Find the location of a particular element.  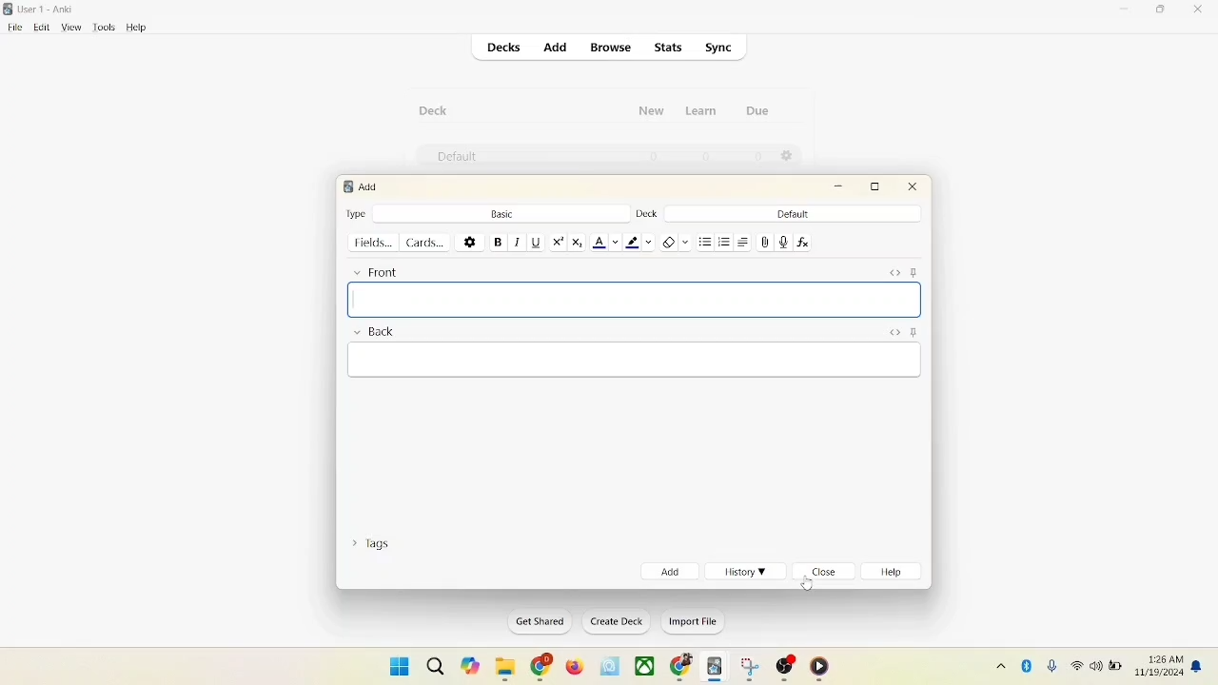

 is located at coordinates (656, 158).